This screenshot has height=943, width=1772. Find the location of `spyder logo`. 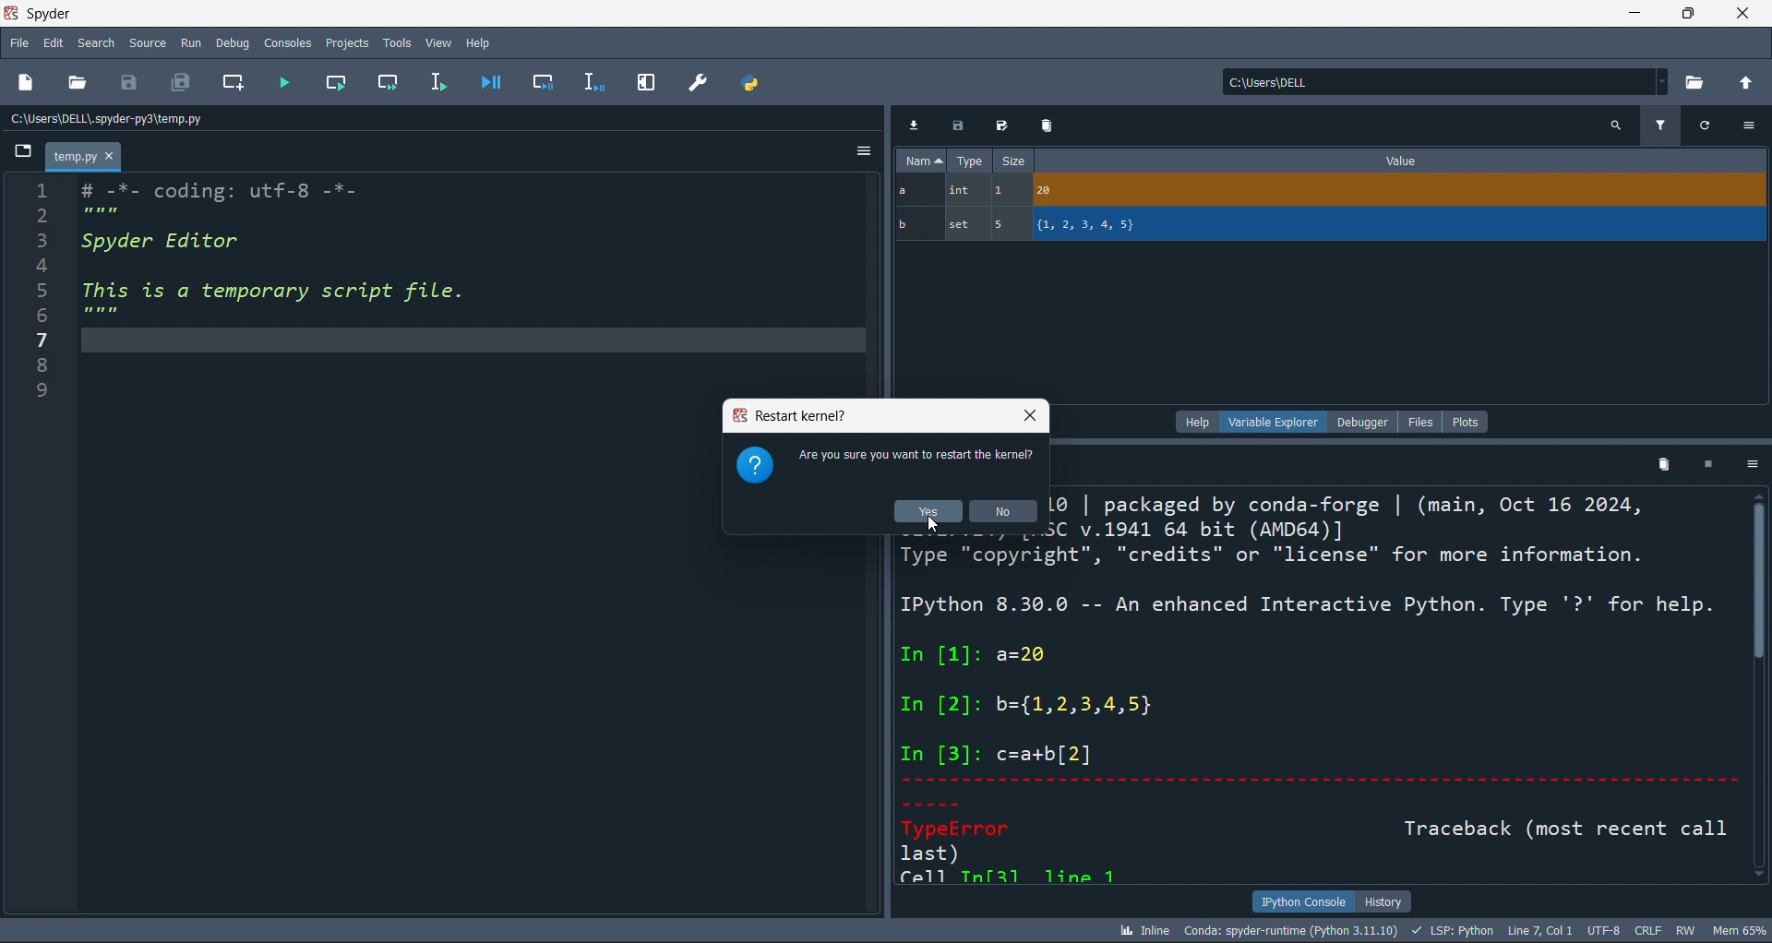

spyder logo is located at coordinates (12, 14).